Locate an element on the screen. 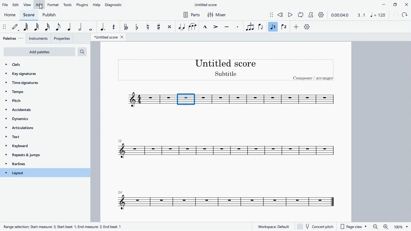 This screenshot has height=231, width=411. barlines is located at coordinates (39, 165).